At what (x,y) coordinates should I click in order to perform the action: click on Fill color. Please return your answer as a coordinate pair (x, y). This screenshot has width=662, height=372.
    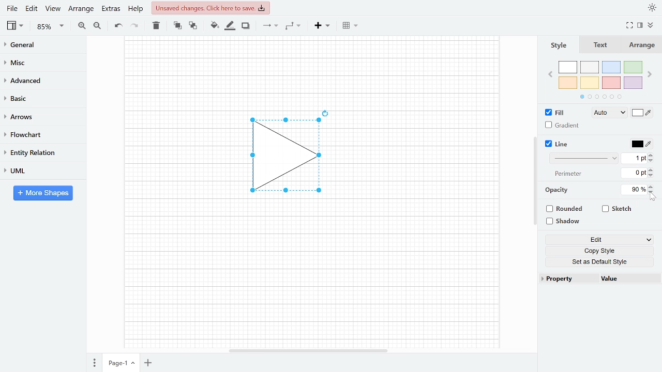
    Looking at the image, I should click on (642, 114).